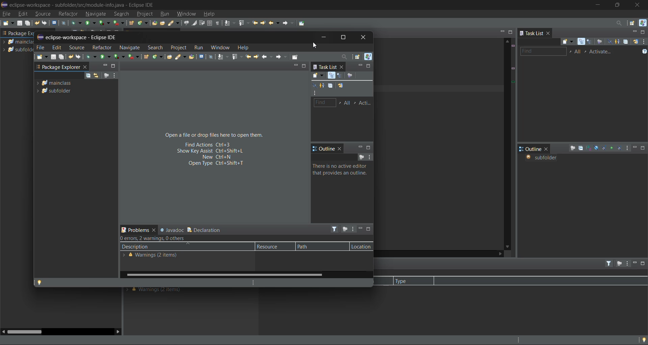 This screenshot has height=345, width=648. Describe the element at coordinates (56, 84) in the screenshot. I see `module 1` at that location.